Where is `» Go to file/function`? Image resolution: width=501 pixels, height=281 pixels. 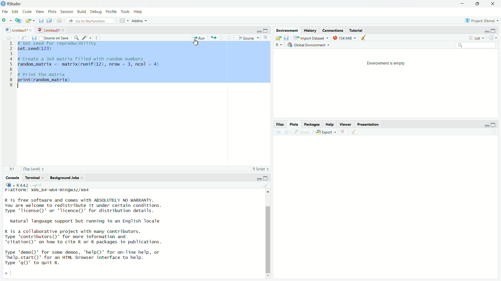 » Go to file/function is located at coordinates (88, 21).